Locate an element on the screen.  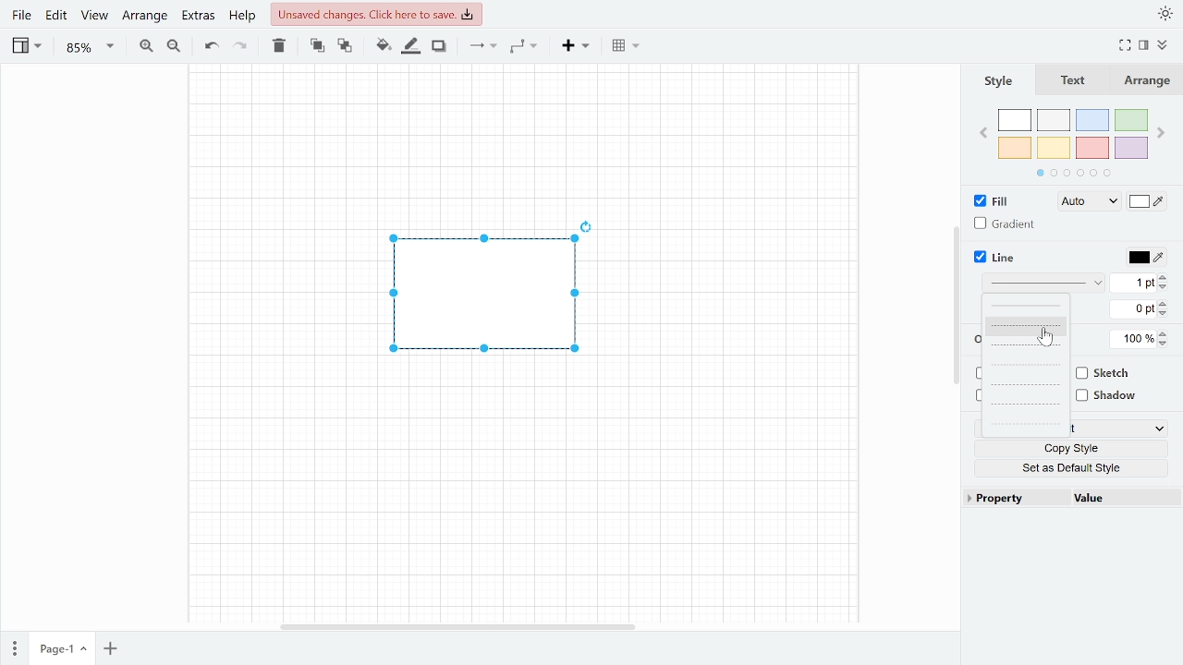
Extras is located at coordinates (197, 18).